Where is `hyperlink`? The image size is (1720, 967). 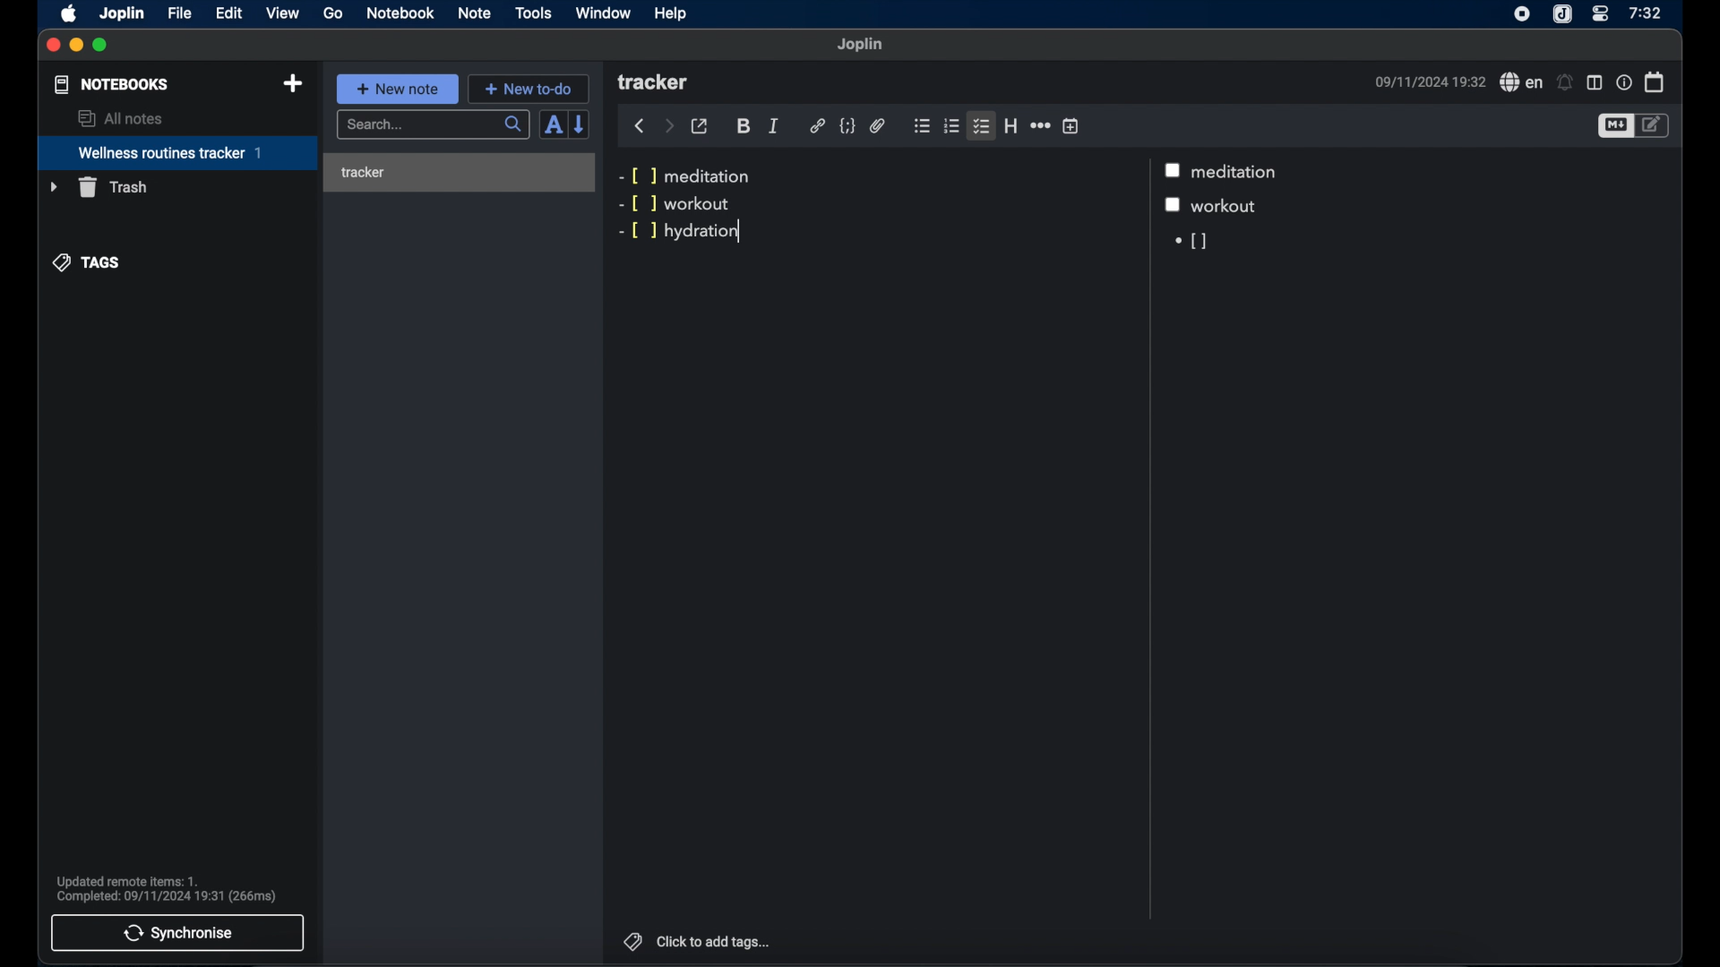
hyperlink is located at coordinates (817, 126).